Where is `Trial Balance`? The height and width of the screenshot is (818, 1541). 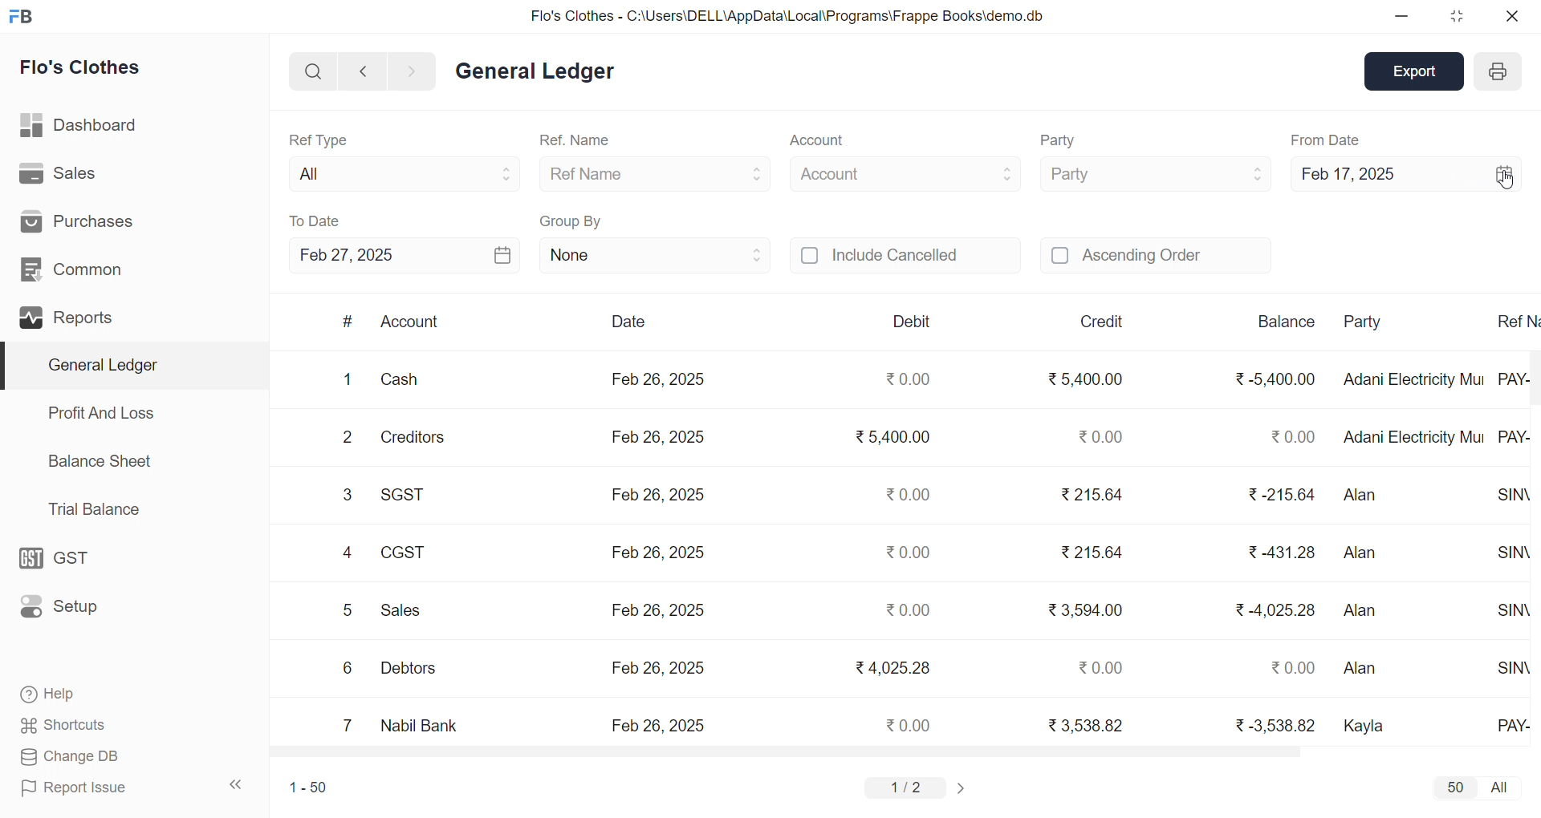
Trial Balance is located at coordinates (96, 510).